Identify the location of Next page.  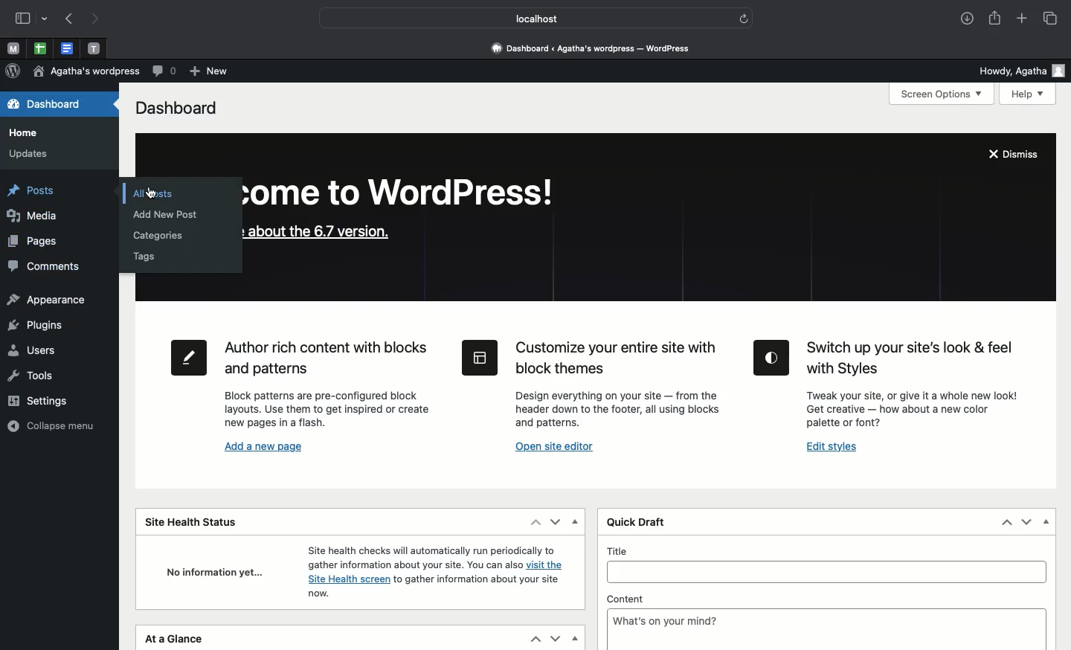
(100, 19).